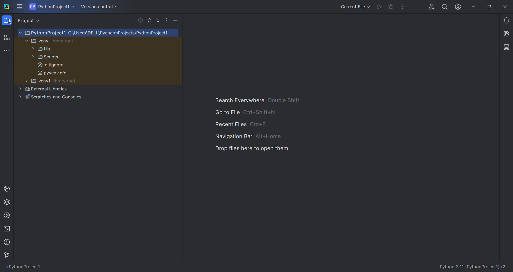 This screenshot has height=272, width=513. What do you see at coordinates (391, 6) in the screenshot?
I see `debug` at bounding box center [391, 6].